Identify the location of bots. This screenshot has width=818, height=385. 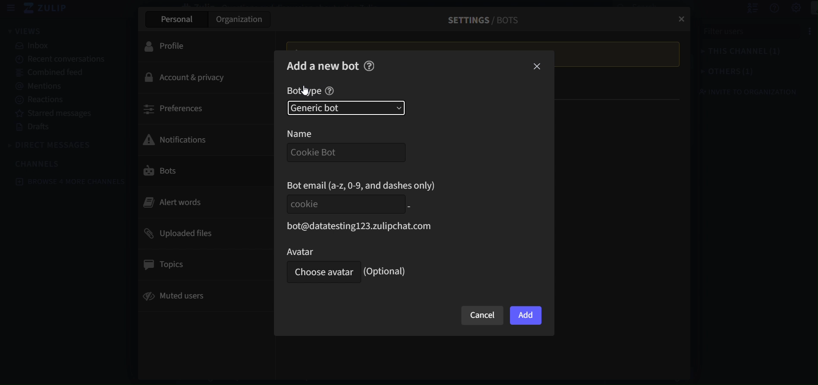
(199, 171).